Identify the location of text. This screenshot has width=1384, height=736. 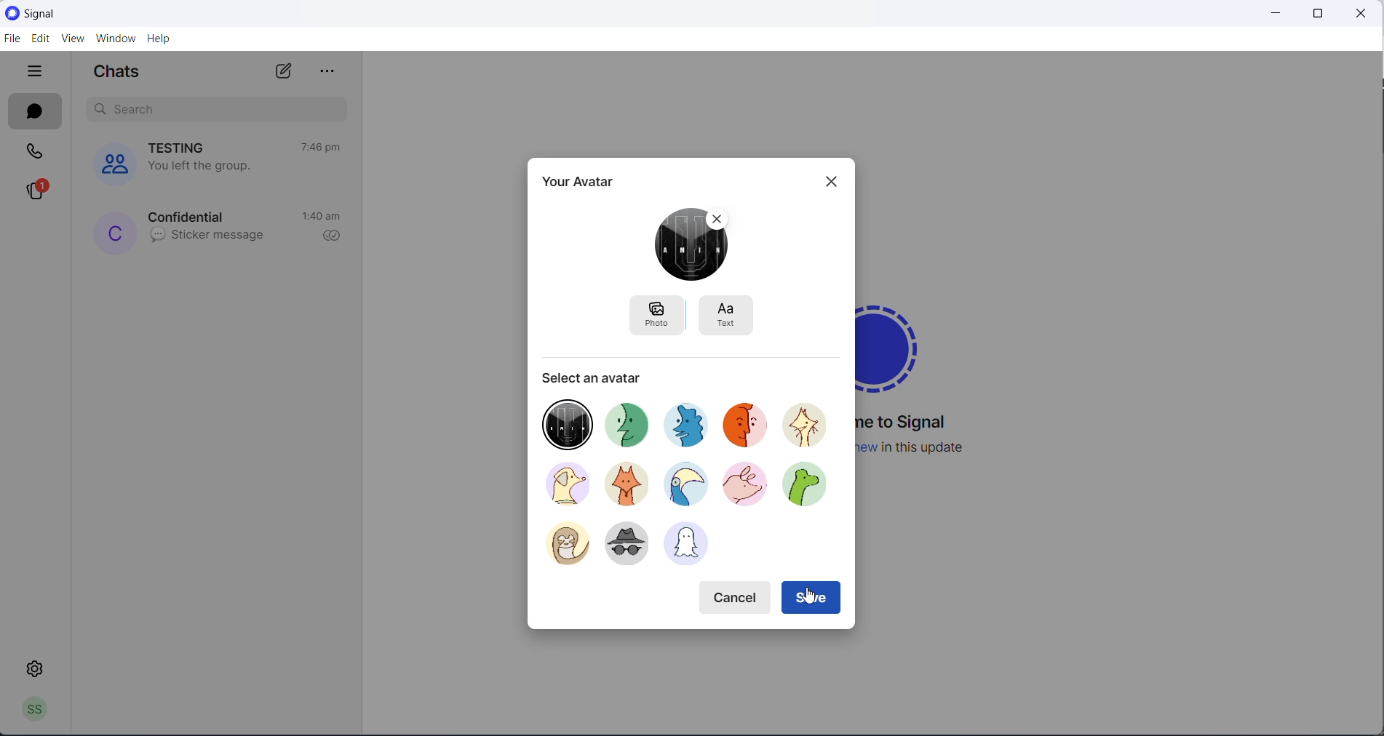
(731, 315).